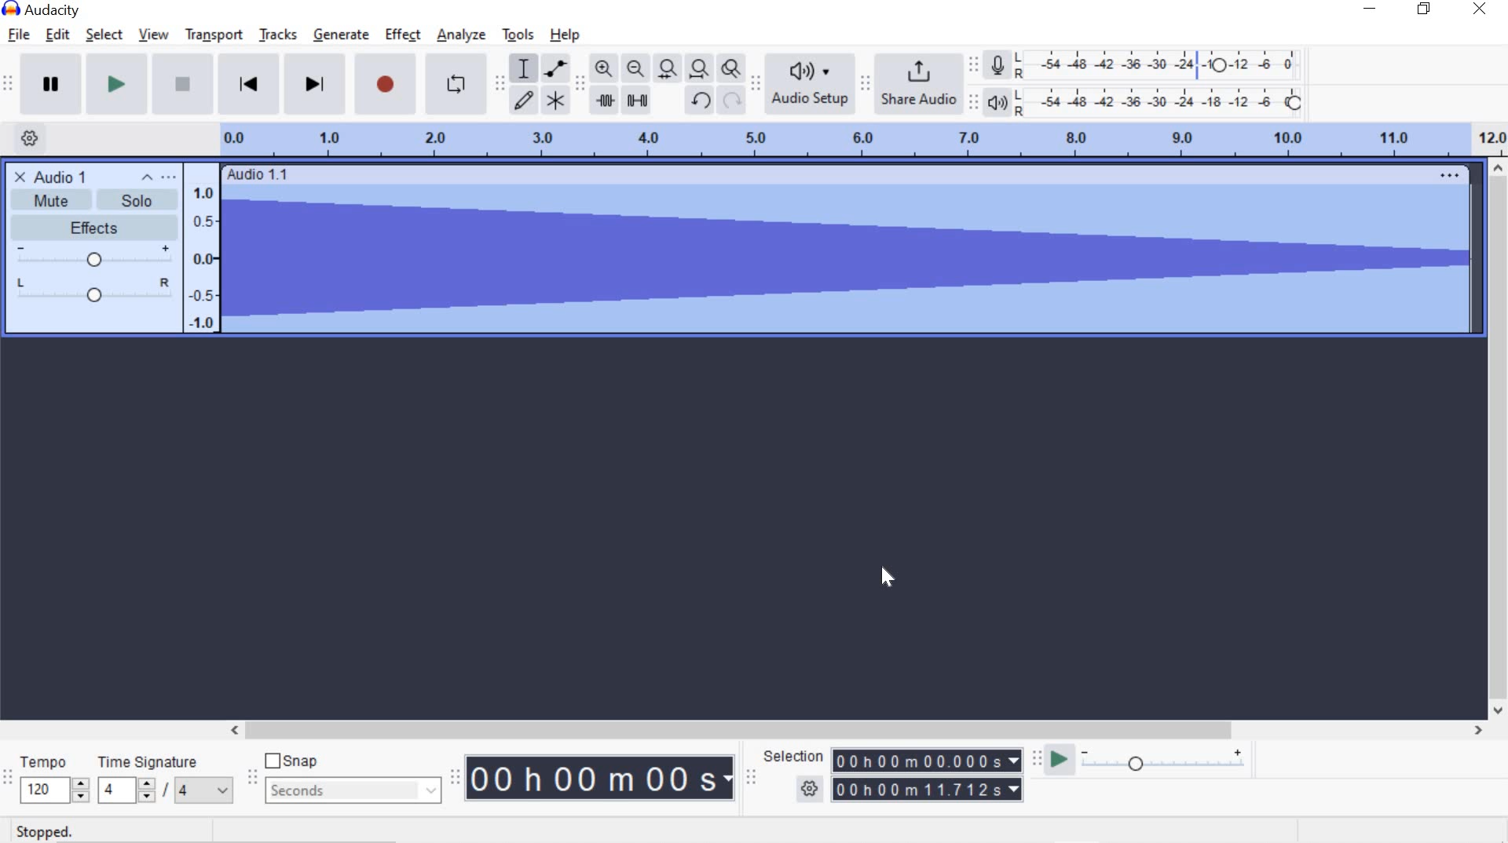 The image size is (1508, 843). Describe the element at coordinates (731, 100) in the screenshot. I see `redo` at that location.